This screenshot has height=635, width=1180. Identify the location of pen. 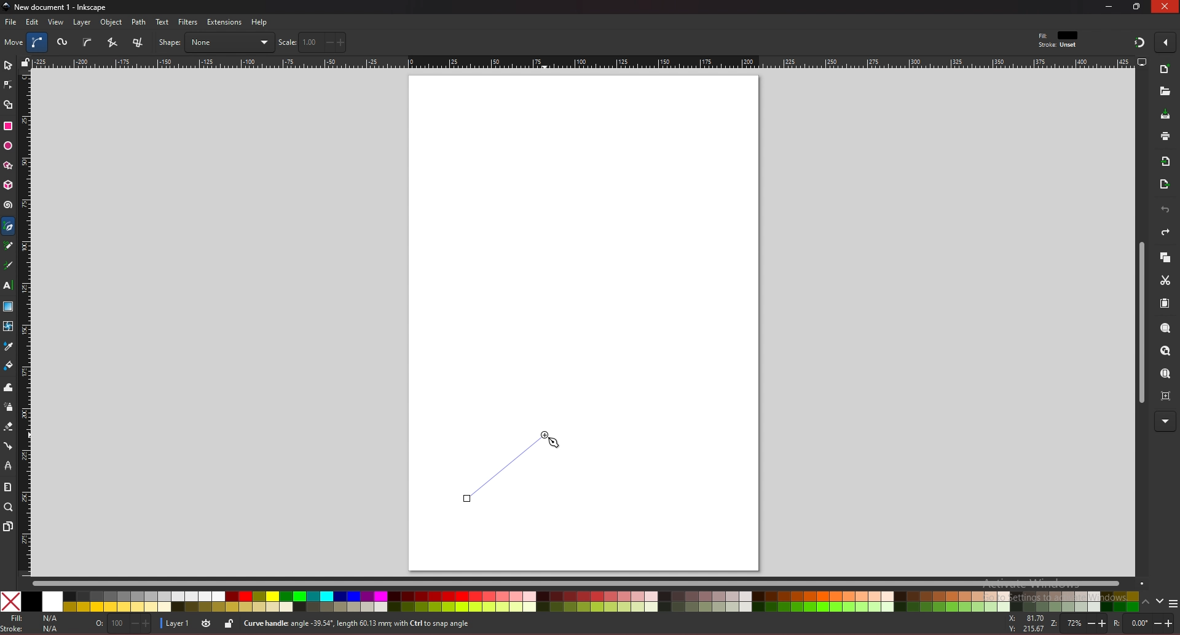
(10, 227).